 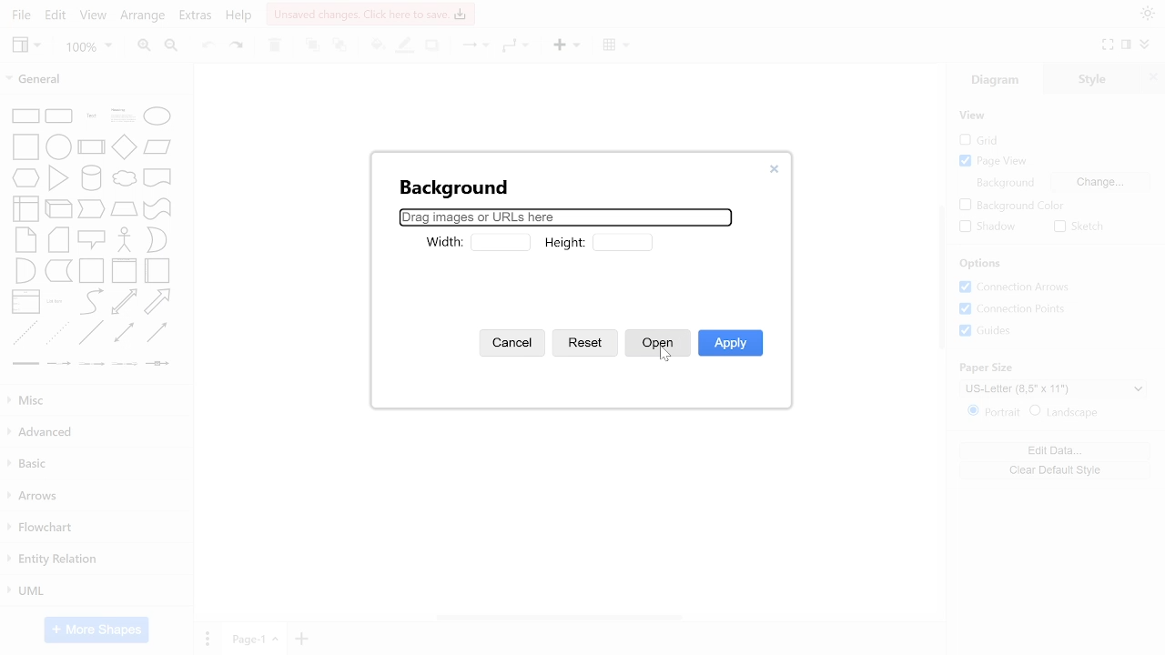 What do you see at coordinates (623, 240) in the screenshot?
I see `height range box` at bounding box center [623, 240].